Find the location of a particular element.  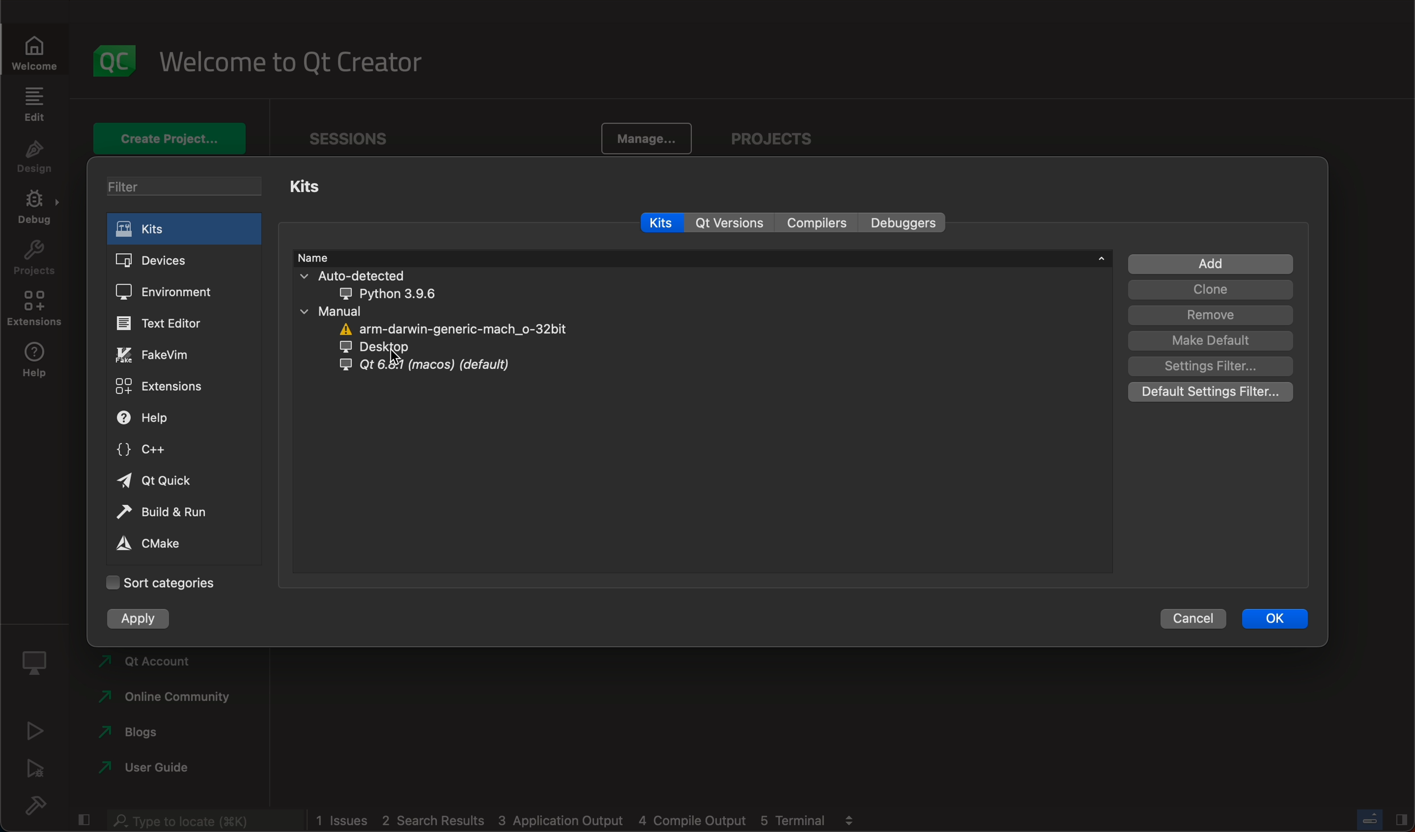

text editor is located at coordinates (167, 323).